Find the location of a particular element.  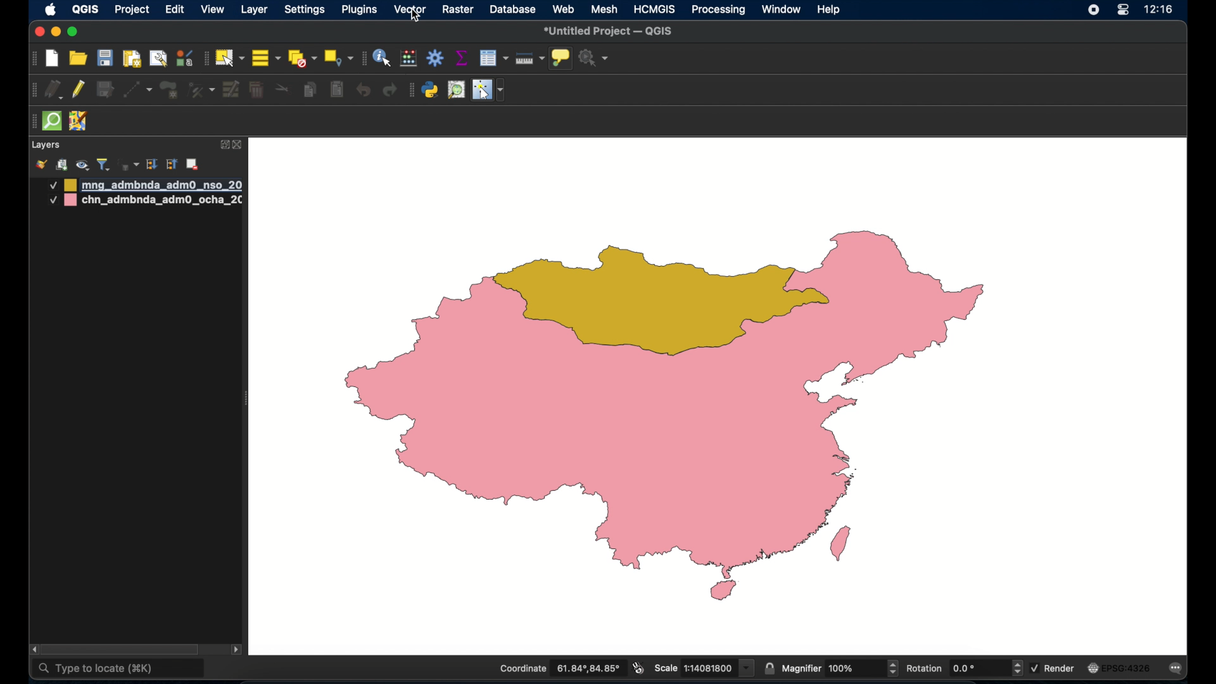

plugins toolbar is located at coordinates (410, 89).